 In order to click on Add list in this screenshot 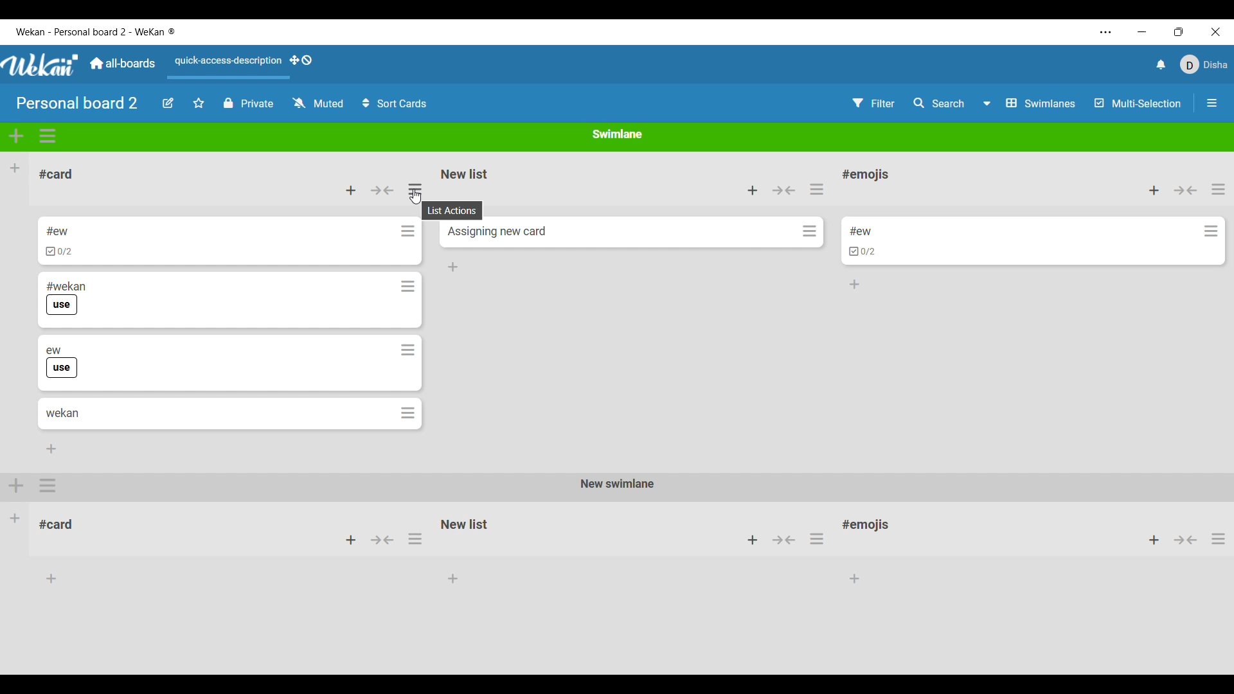, I will do `click(15, 168)`.